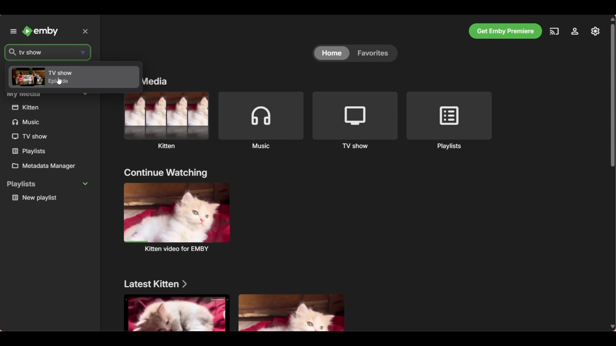 This screenshot has height=346, width=616. Describe the element at coordinates (293, 314) in the screenshot. I see `Media files under above mentioned section` at that location.